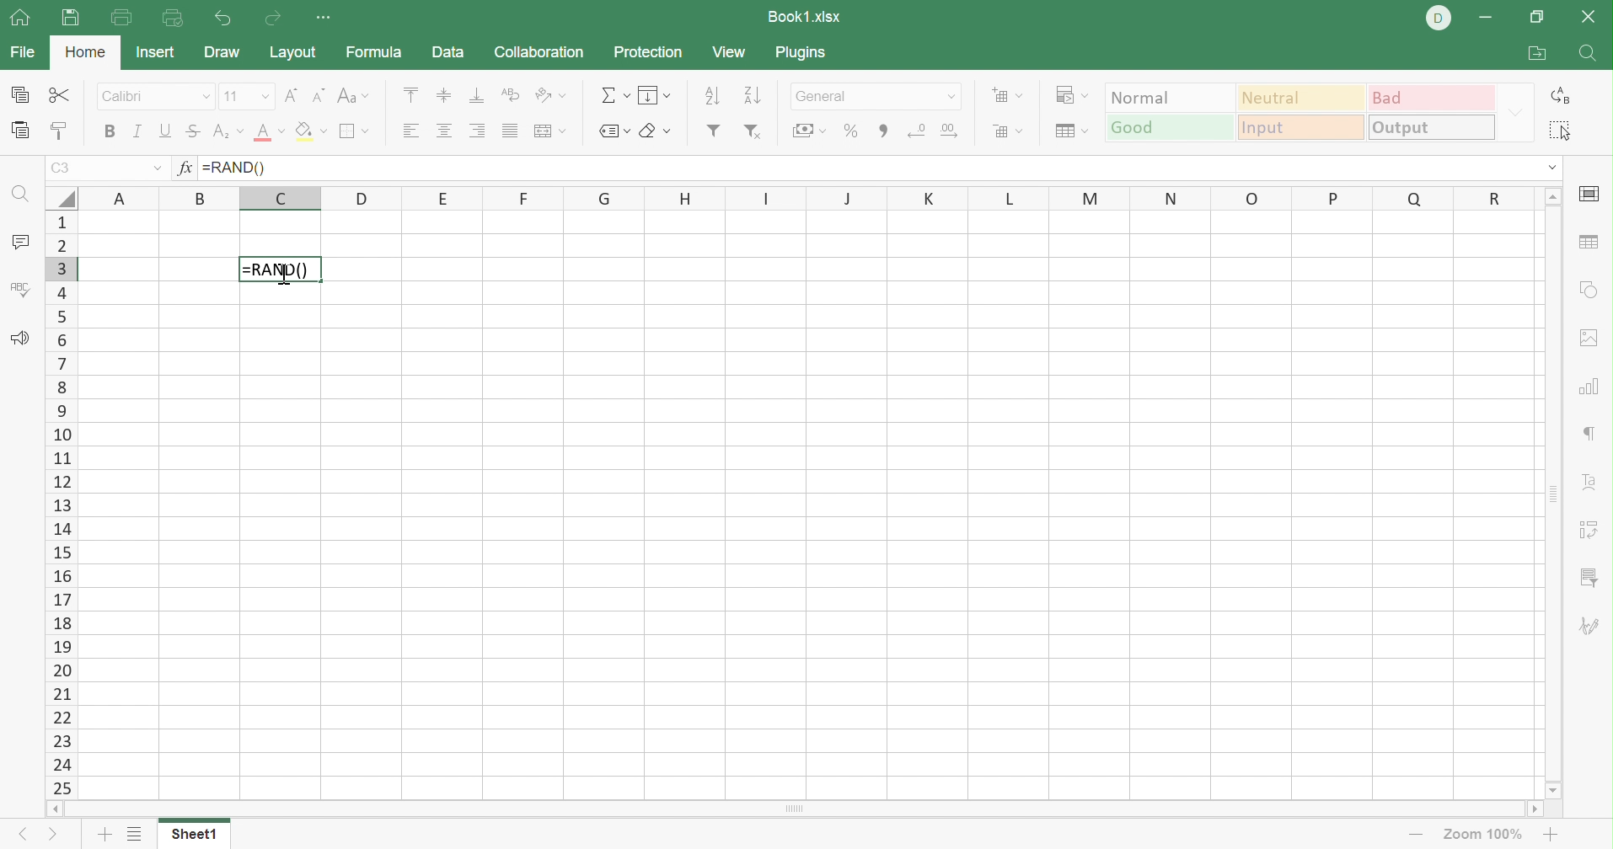 The image size is (1613, 849). What do you see at coordinates (549, 94) in the screenshot?
I see `Orientation` at bounding box center [549, 94].